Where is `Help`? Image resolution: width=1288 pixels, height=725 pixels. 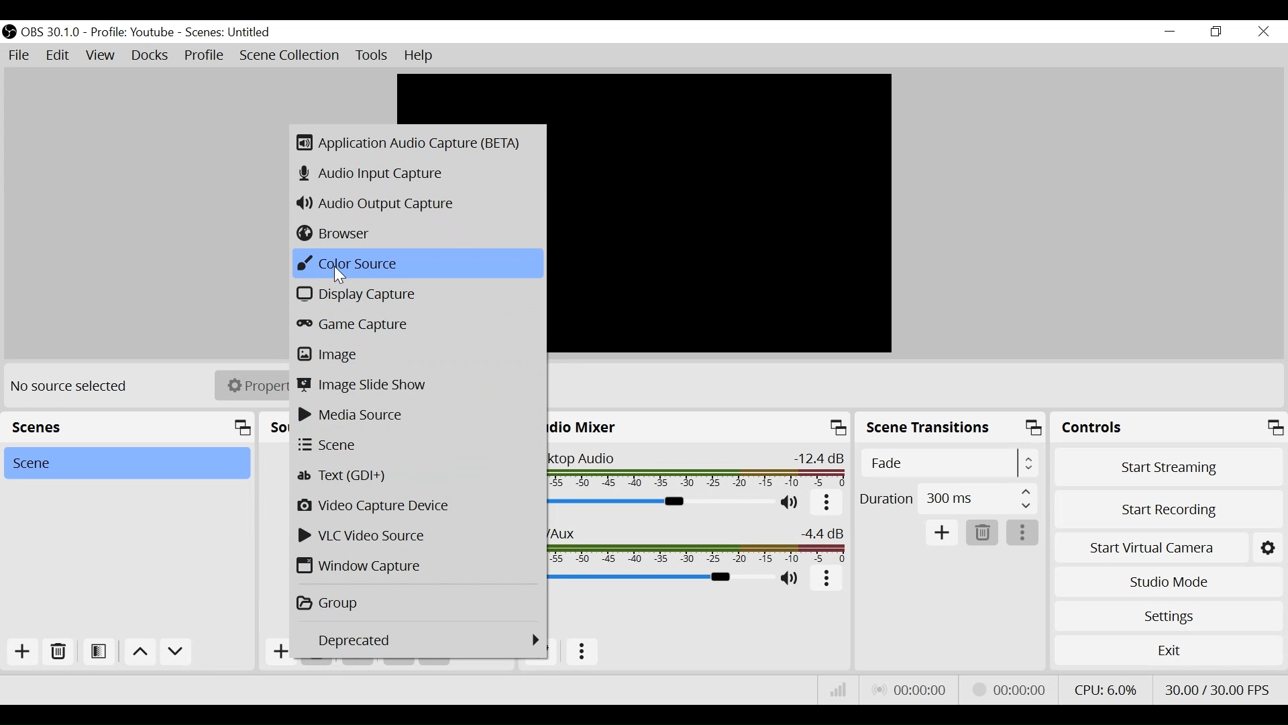
Help is located at coordinates (423, 55).